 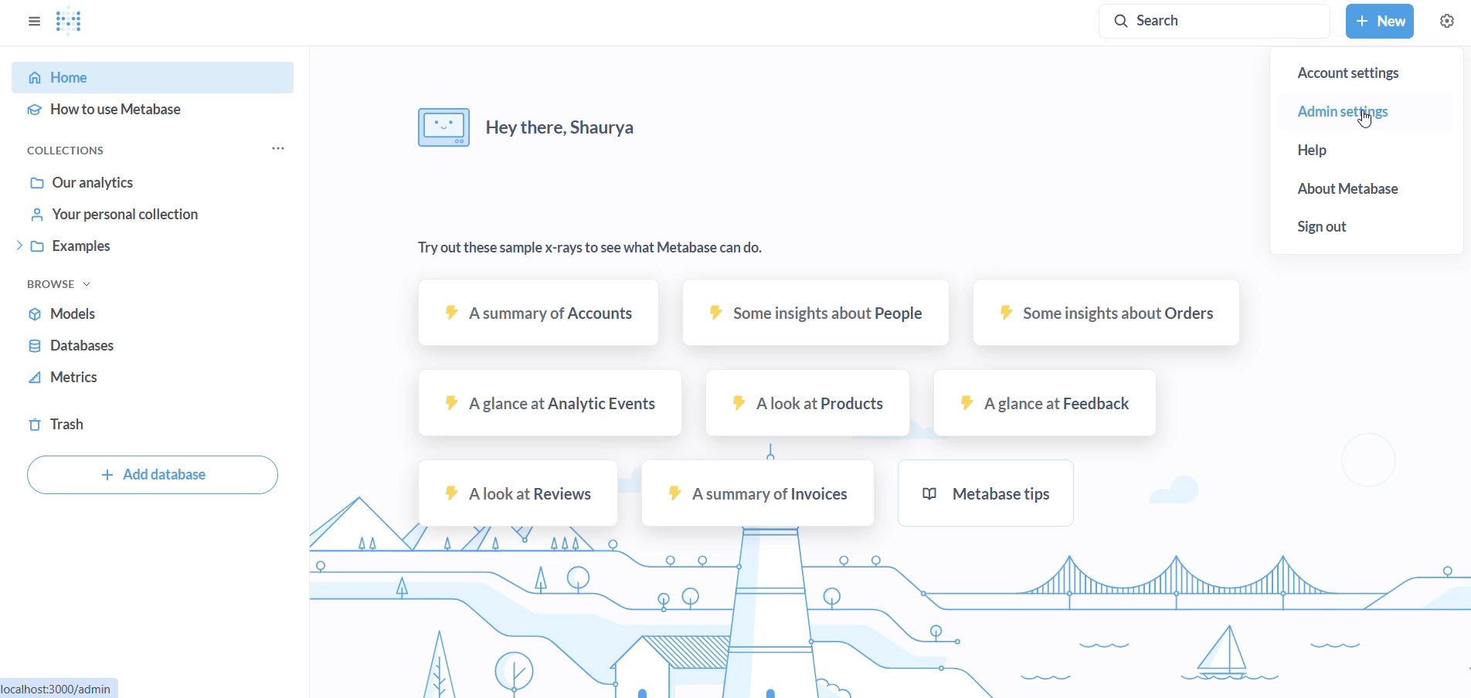 What do you see at coordinates (521, 493) in the screenshot?
I see `¥ Alook at Reviews` at bounding box center [521, 493].